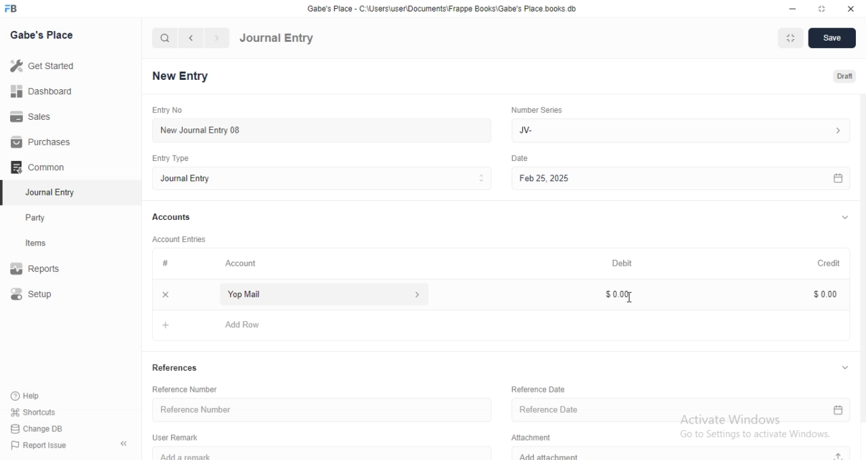 The width and height of the screenshot is (866, 460). What do you see at coordinates (124, 444) in the screenshot?
I see `collapse sidebar` at bounding box center [124, 444].